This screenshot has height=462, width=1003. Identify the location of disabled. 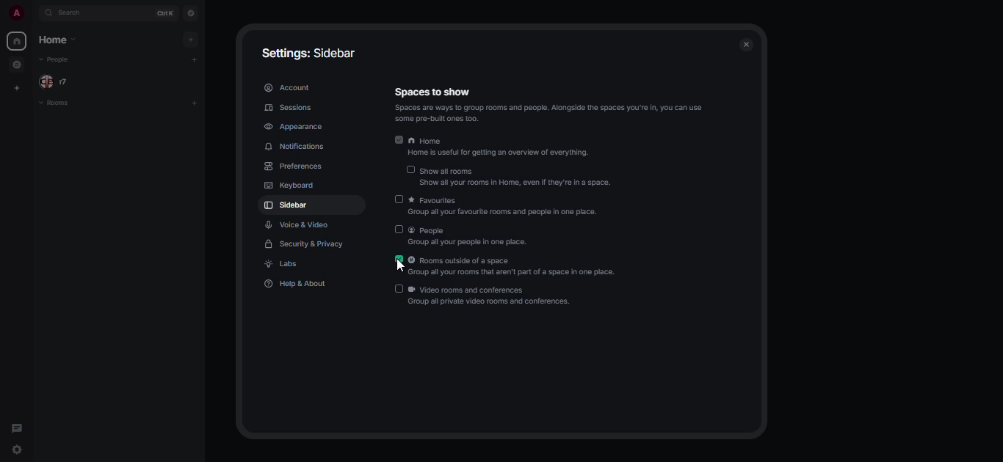
(399, 199).